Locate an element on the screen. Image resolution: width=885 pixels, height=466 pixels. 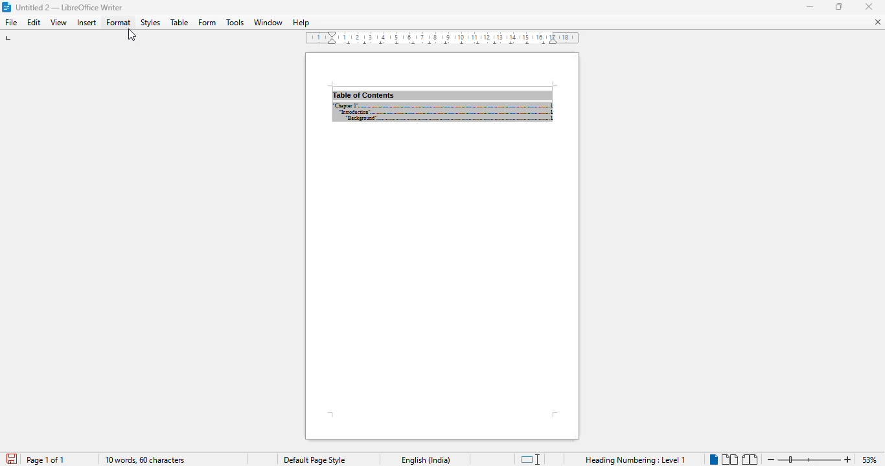
cursor is located at coordinates (132, 35).